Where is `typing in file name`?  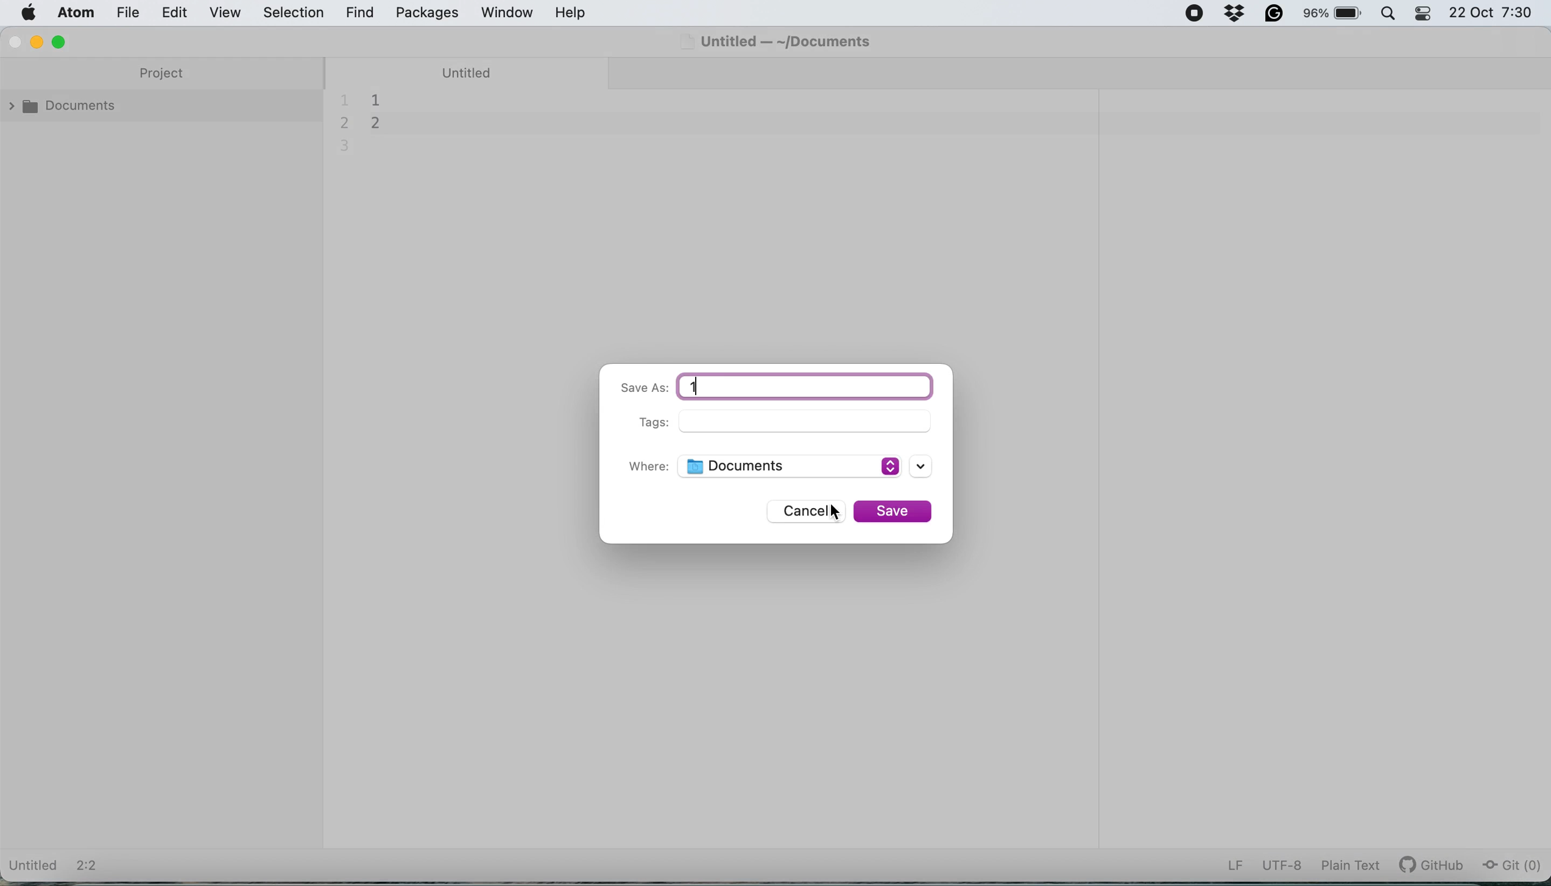 typing in file name is located at coordinates (807, 386).